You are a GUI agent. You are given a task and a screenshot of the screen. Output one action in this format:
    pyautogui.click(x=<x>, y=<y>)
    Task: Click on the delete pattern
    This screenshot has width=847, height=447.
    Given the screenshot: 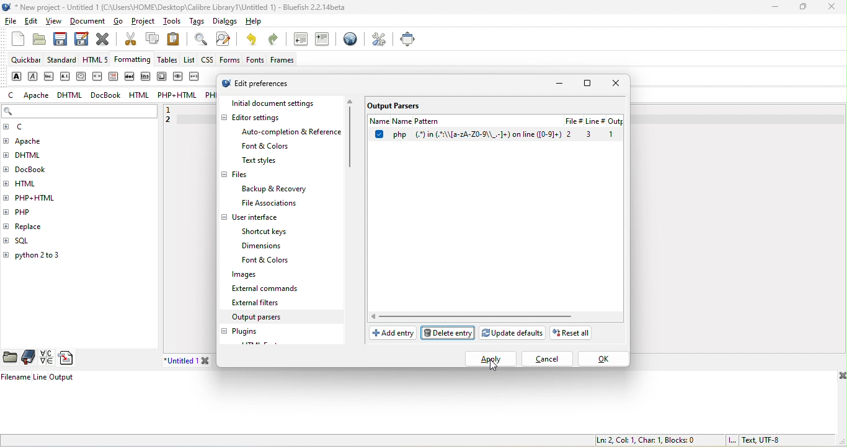 What is the action you would take?
    pyautogui.click(x=450, y=332)
    